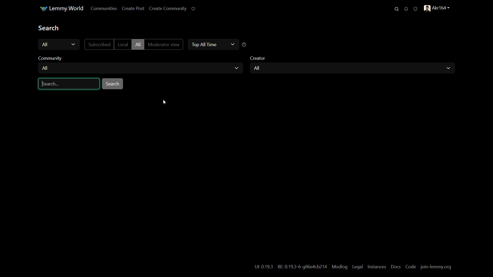 The width and height of the screenshot is (493, 277). What do you see at coordinates (194, 9) in the screenshot?
I see `support lemmy.world` at bounding box center [194, 9].